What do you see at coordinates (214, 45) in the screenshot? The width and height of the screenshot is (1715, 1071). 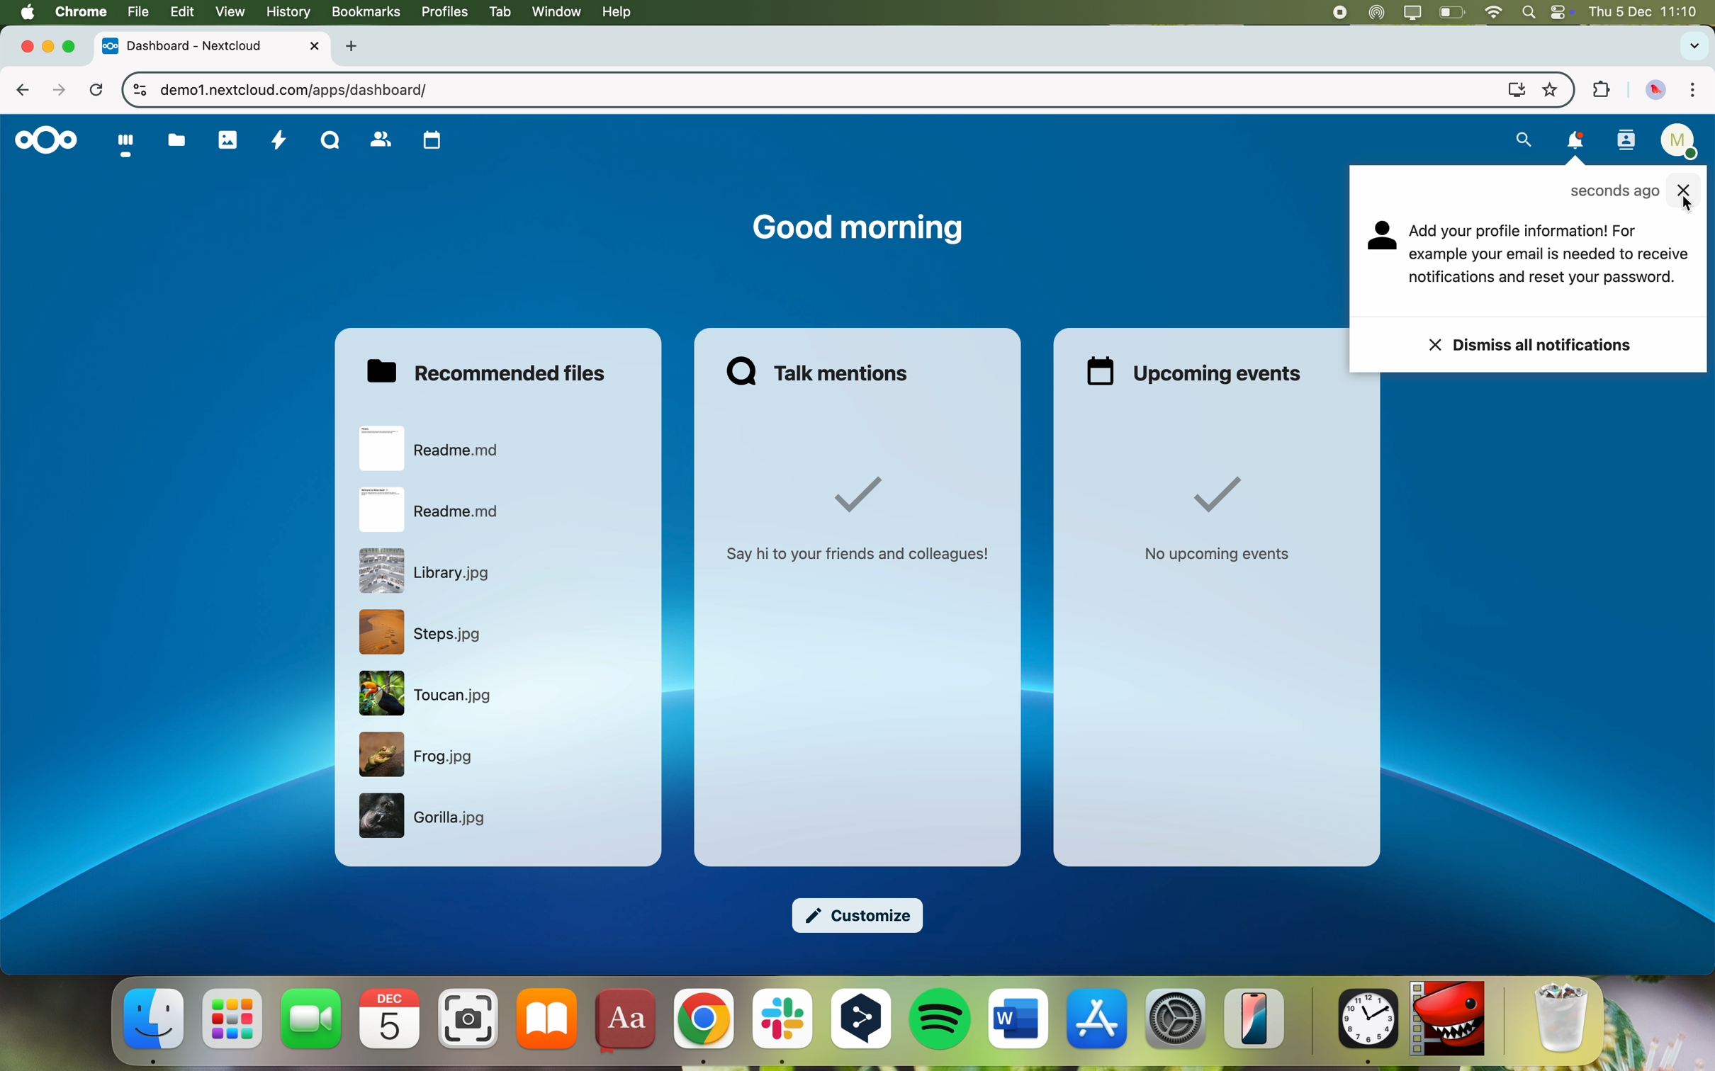 I see `tab` at bounding box center [214, 45].